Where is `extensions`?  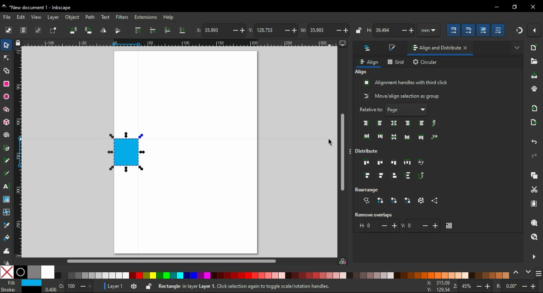 extensions is located at coordinates (146, 17).